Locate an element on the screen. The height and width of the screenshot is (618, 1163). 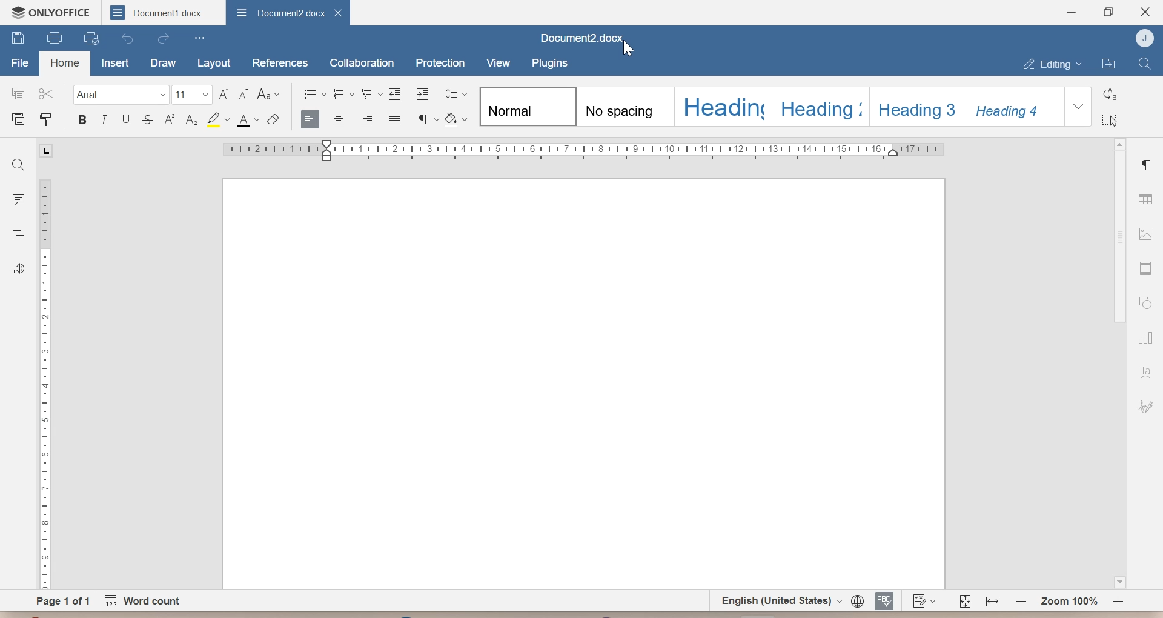
Scale is located at coordinates (44, 382).